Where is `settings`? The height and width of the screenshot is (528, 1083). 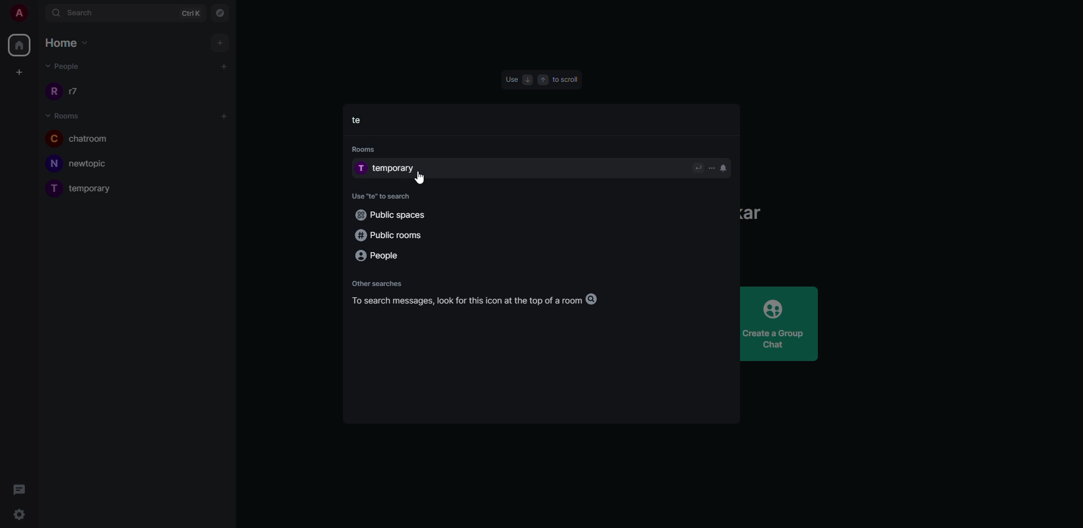
settings is located at coordinates (21, 516).